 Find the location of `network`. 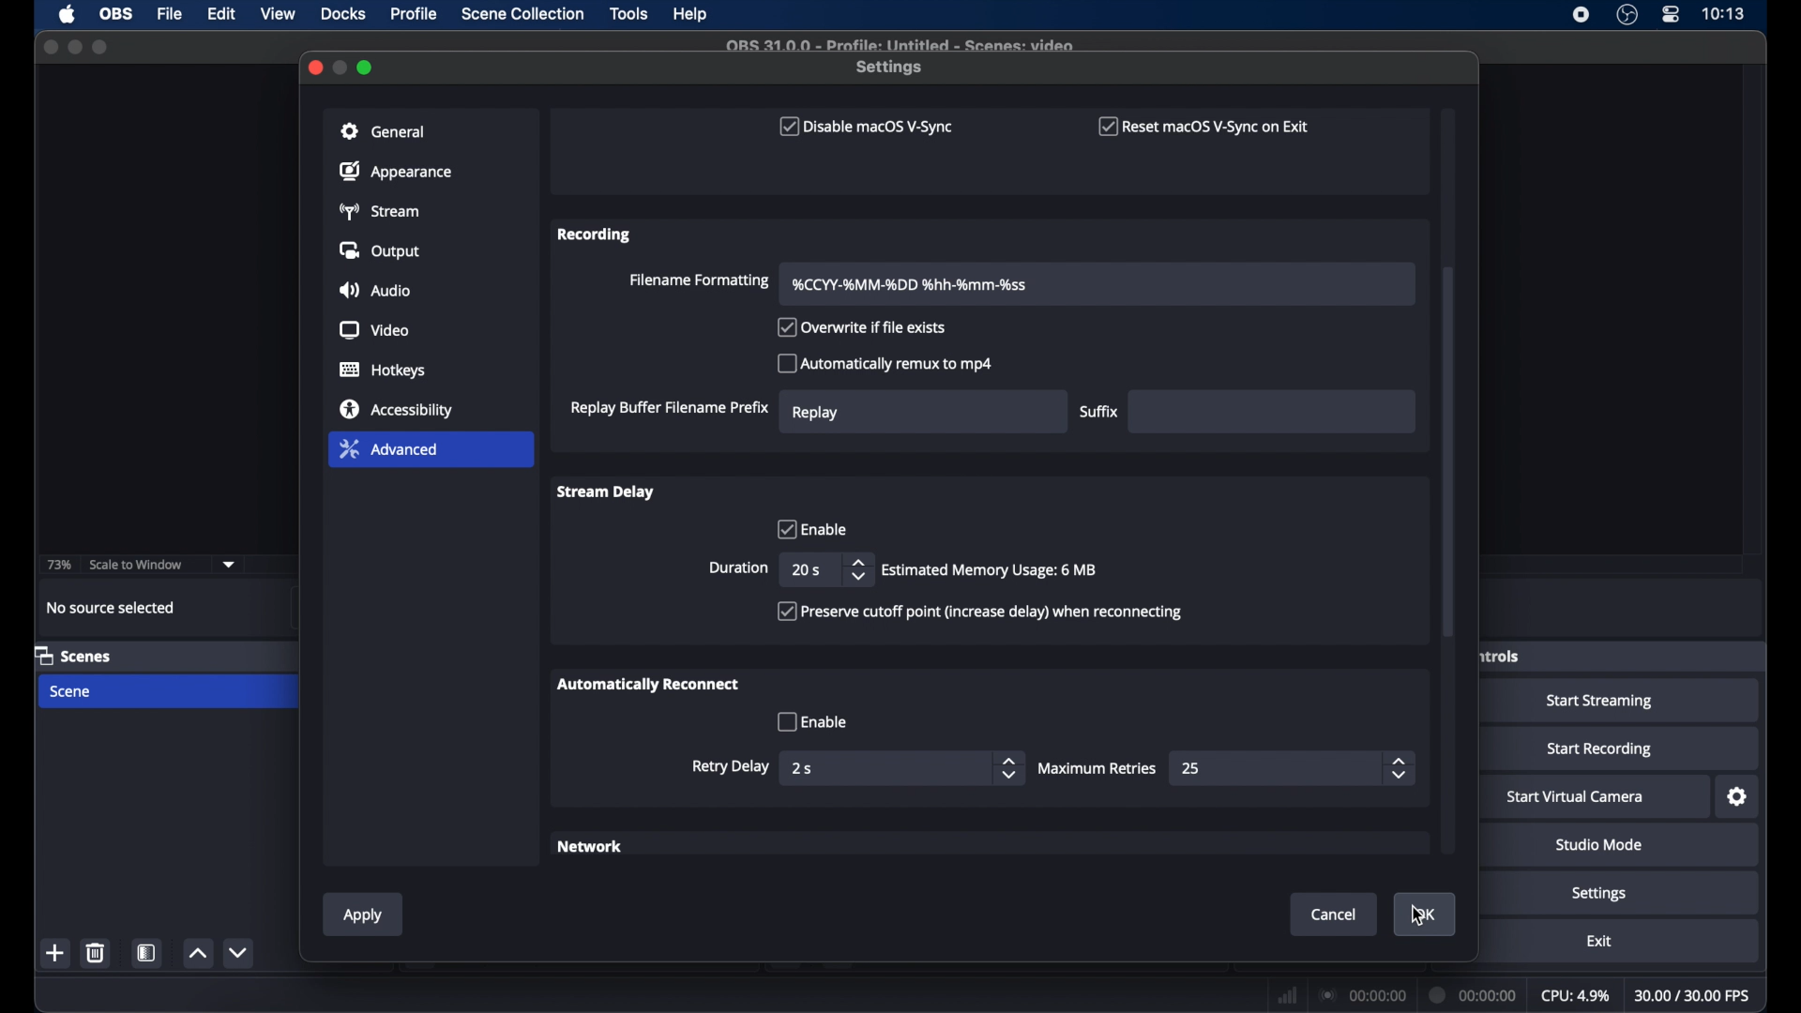

network is located at coordinates (1287, 993).